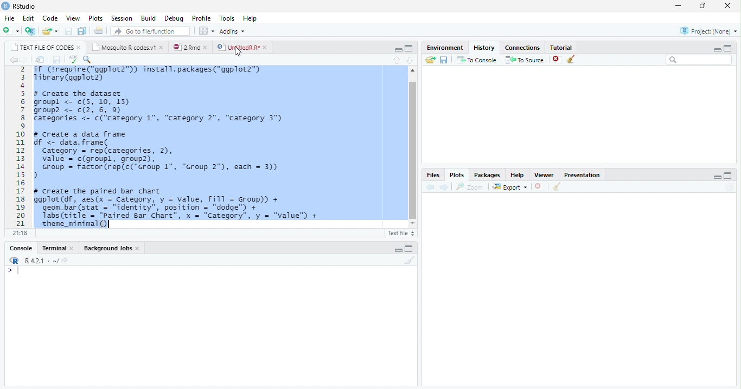 This screenshot has width=741, height=389. Describe the element at coordinates (702, 6) in the screenshot. I see `maximize` at that location.